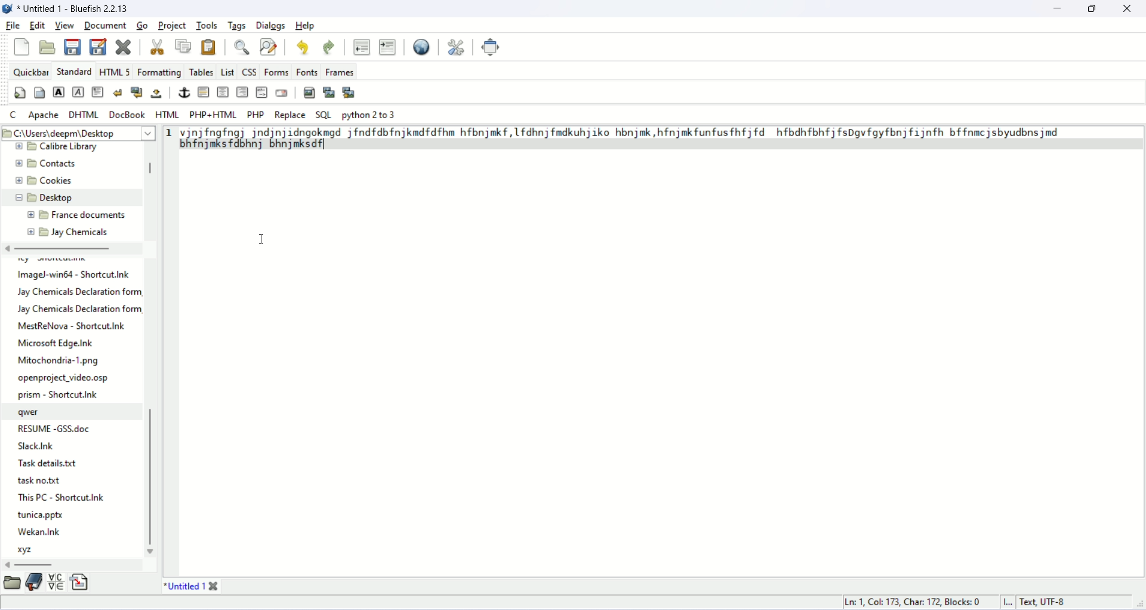 The height and width of the screenshot is (610, 1146). What do you see at coordinates (359, 45) in the screenshot?
I see `unindent` at bounding box center [359, 45].